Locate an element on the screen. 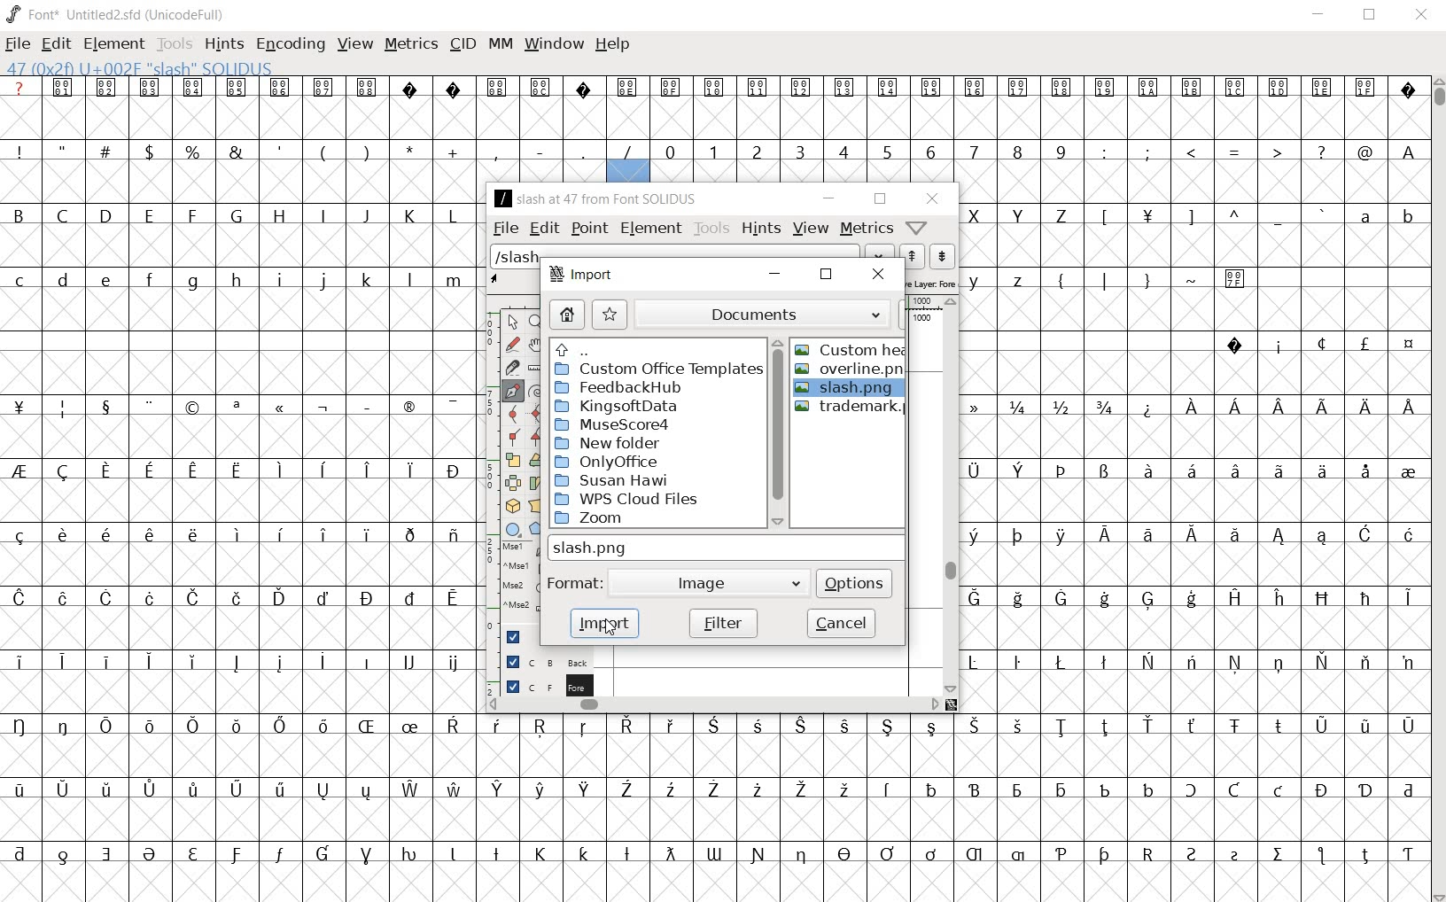 The image size is (1446, 902). empty cells is located at coordinates (245, 564).